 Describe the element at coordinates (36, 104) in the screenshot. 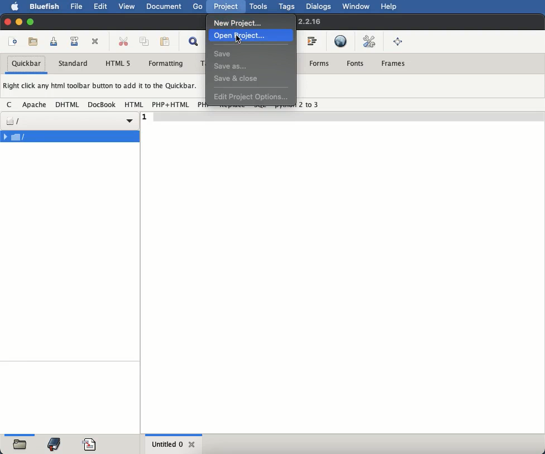

I see `apache` at that location.